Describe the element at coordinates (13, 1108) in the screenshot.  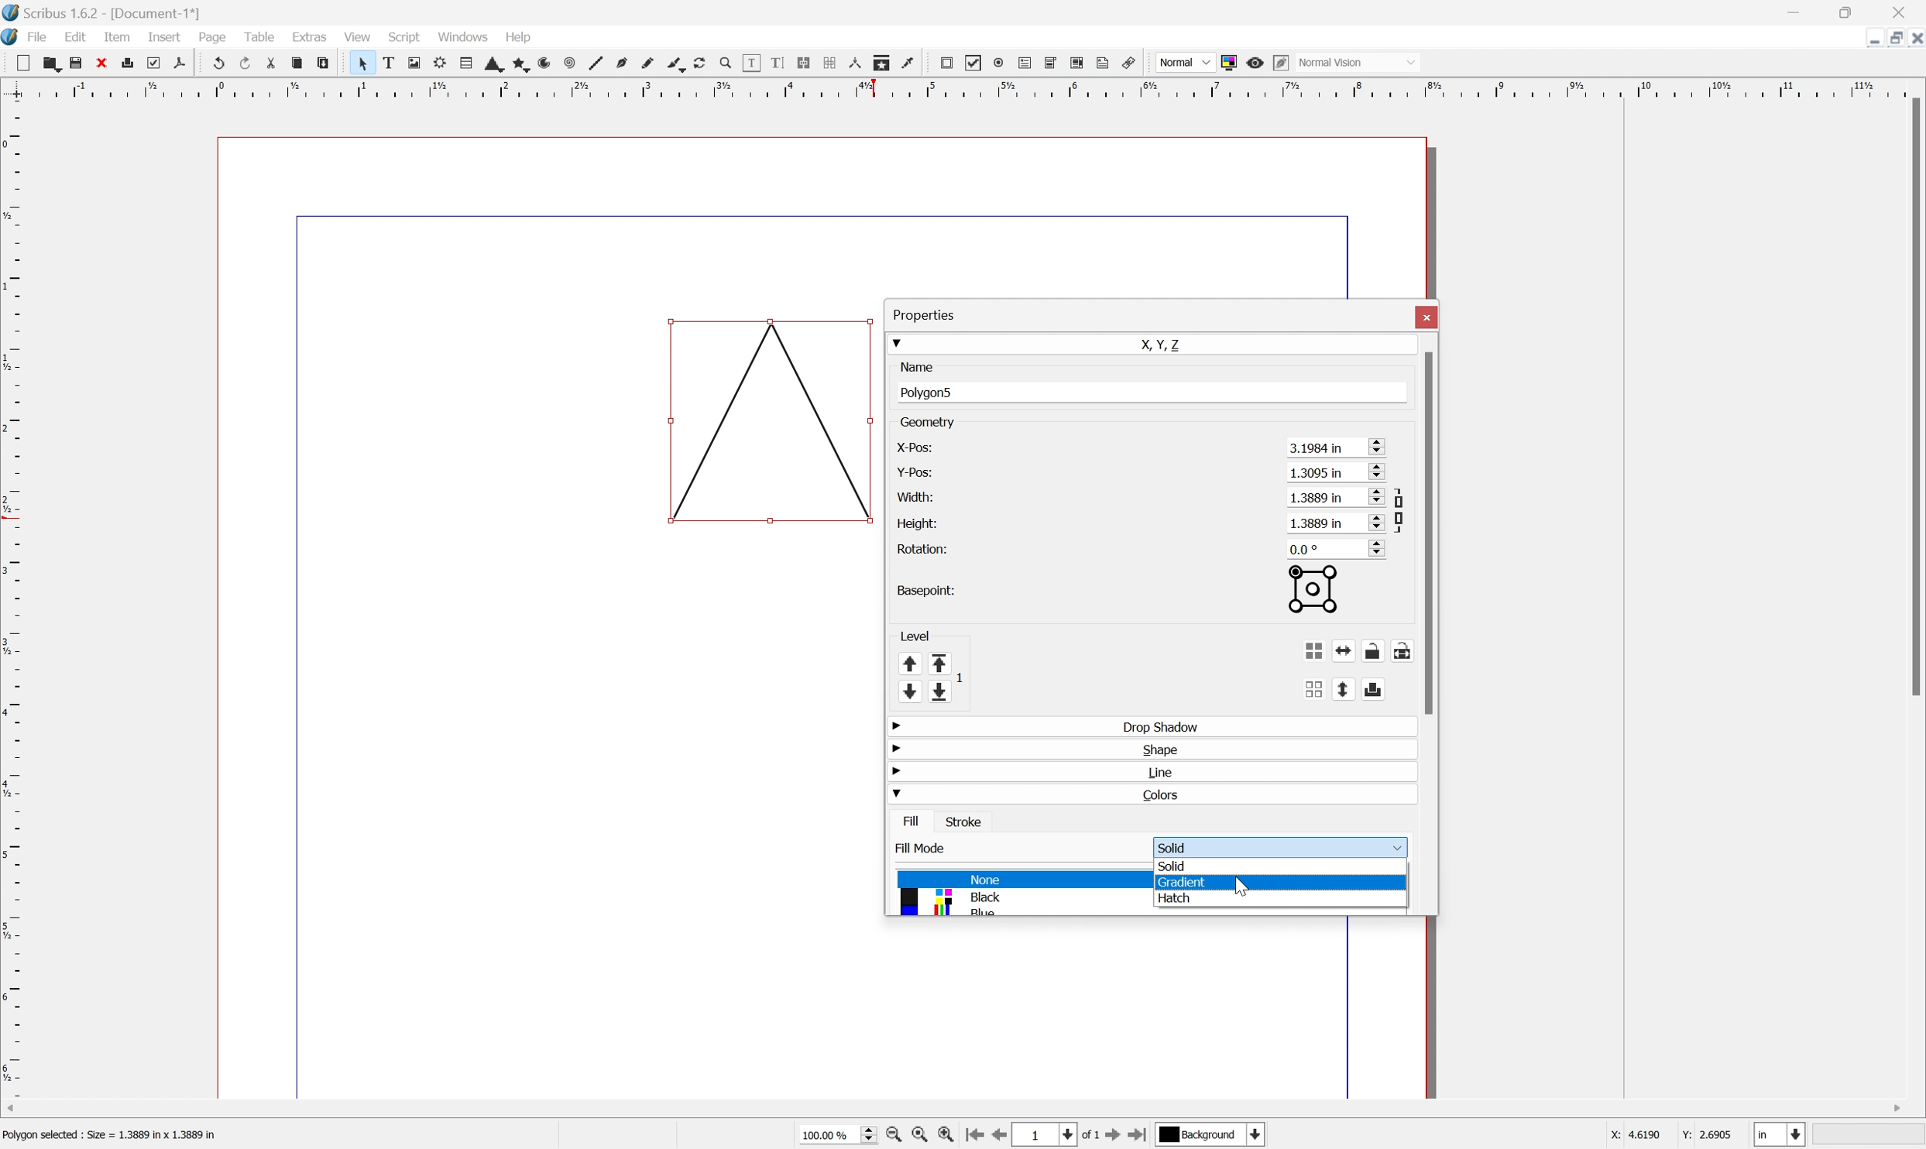
I see `Scroll Left` at that location.